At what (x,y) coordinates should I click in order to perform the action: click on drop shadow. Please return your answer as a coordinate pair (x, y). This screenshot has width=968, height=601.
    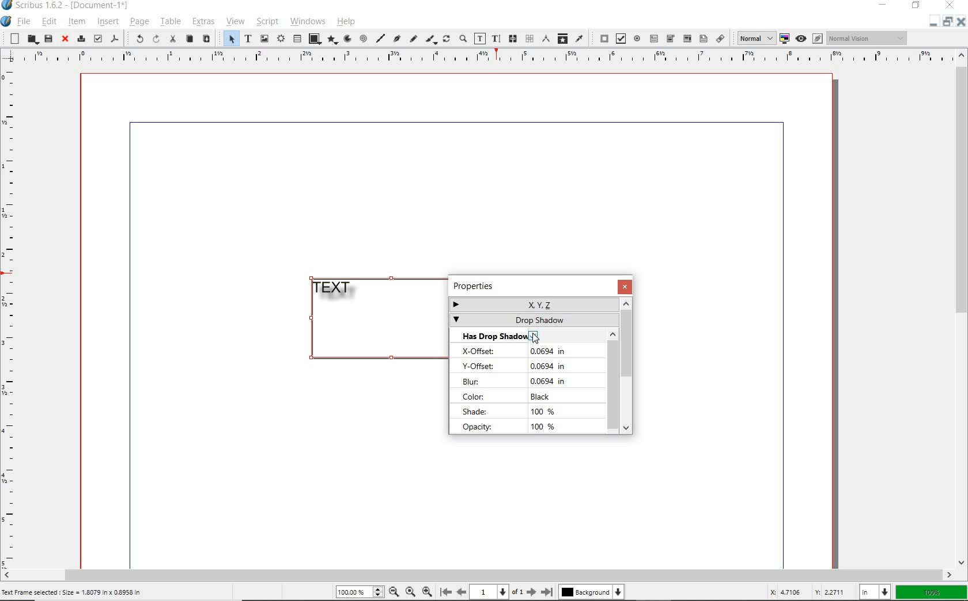
    Looking at the image, I should click on (532, 320).